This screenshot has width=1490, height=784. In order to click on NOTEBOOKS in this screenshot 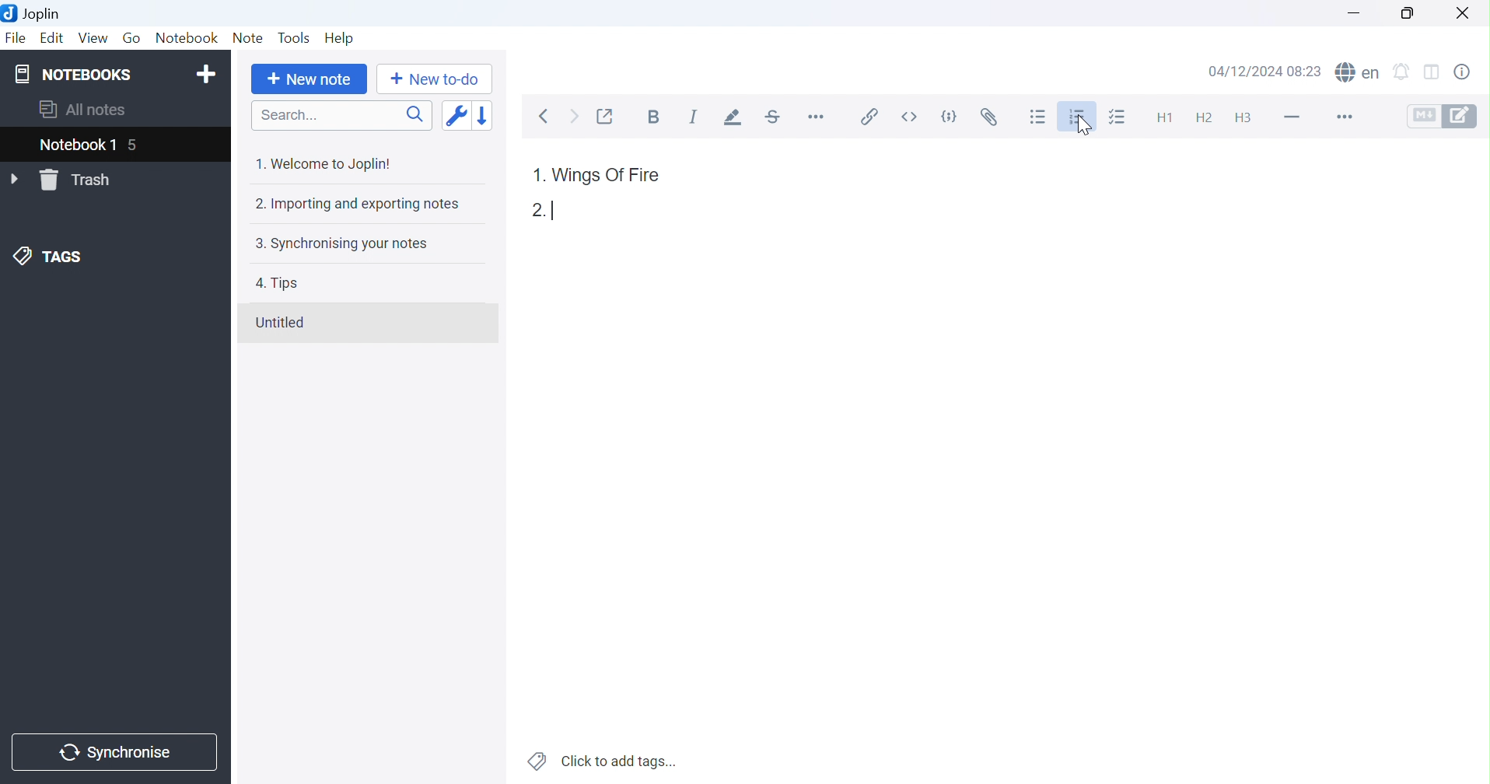, I will do `click(72, 75)`.